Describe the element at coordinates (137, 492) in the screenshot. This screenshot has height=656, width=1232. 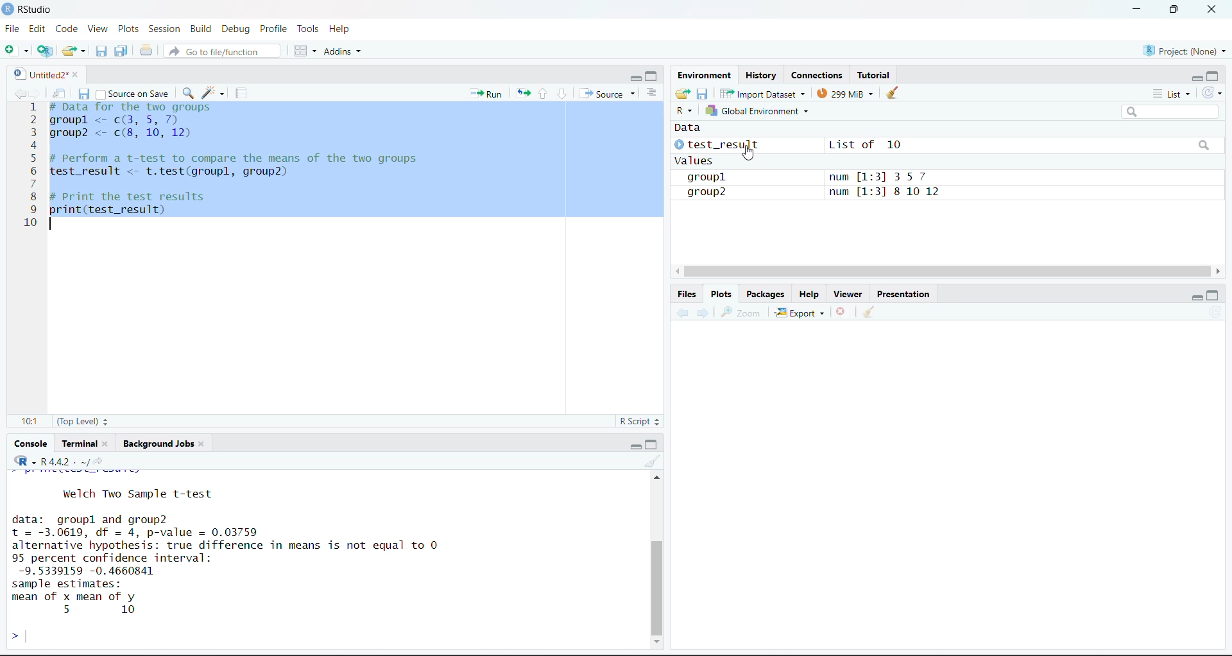
I see `welch Two Sample t-test` at that location.